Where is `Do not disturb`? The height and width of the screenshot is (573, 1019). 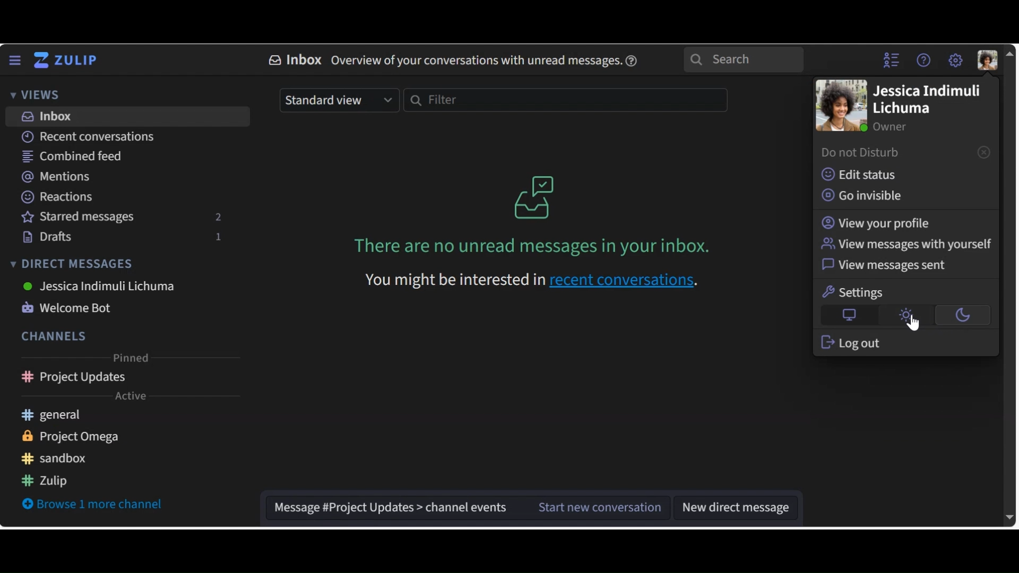 Do not disturb is located at coordinates (864, 153).